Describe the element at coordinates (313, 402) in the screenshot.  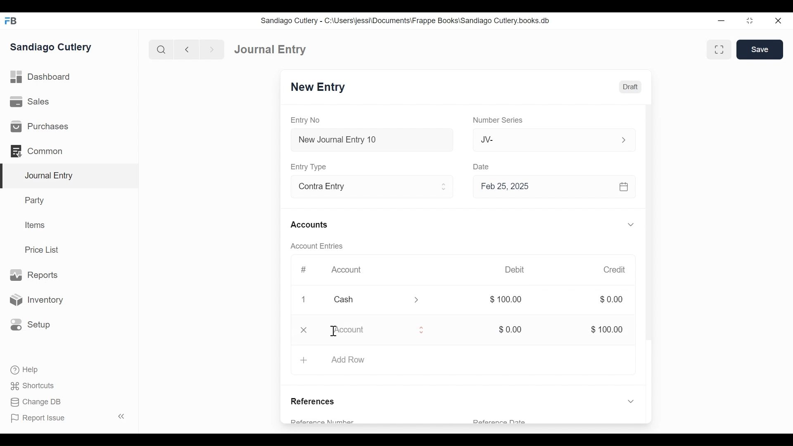
I see `References` at that location.